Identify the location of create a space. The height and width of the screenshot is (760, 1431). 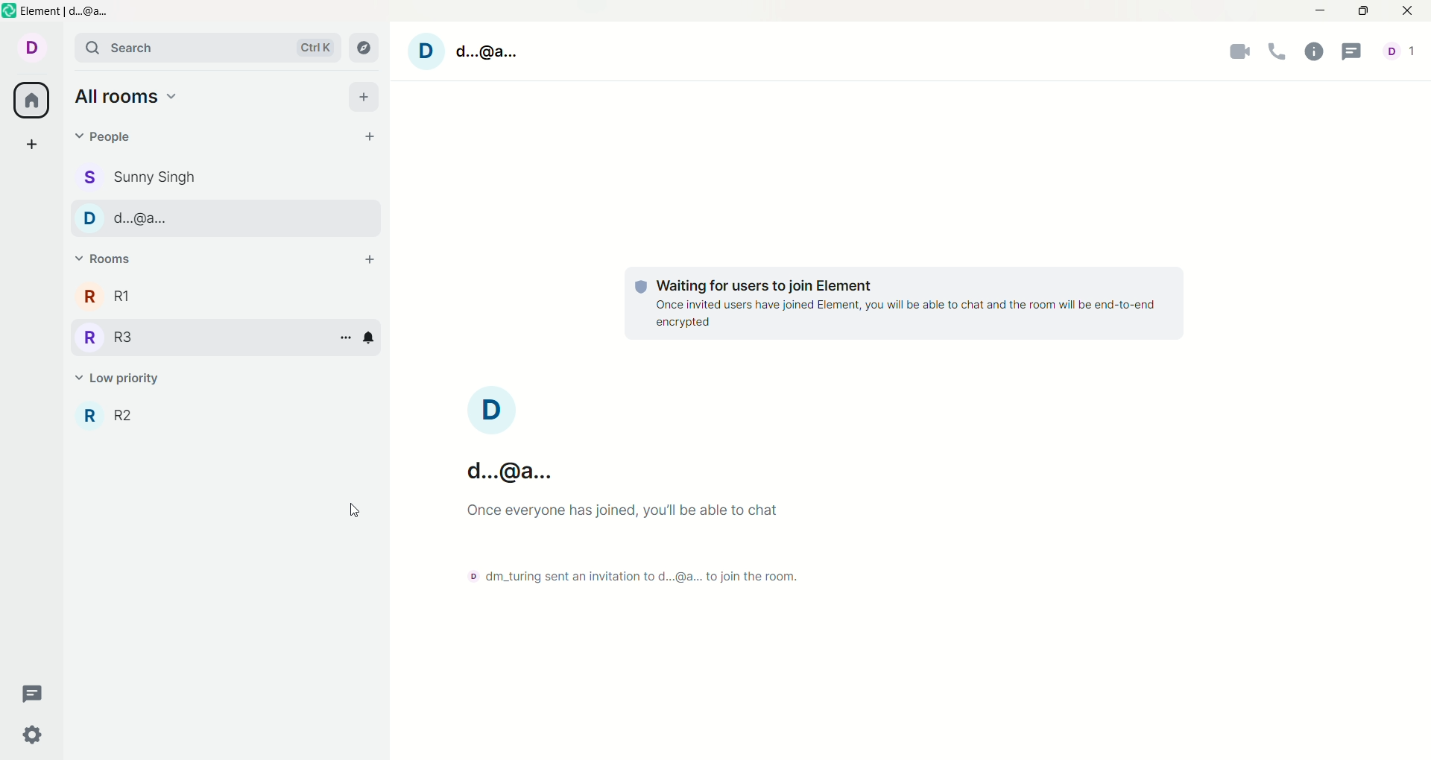
(28, 143).